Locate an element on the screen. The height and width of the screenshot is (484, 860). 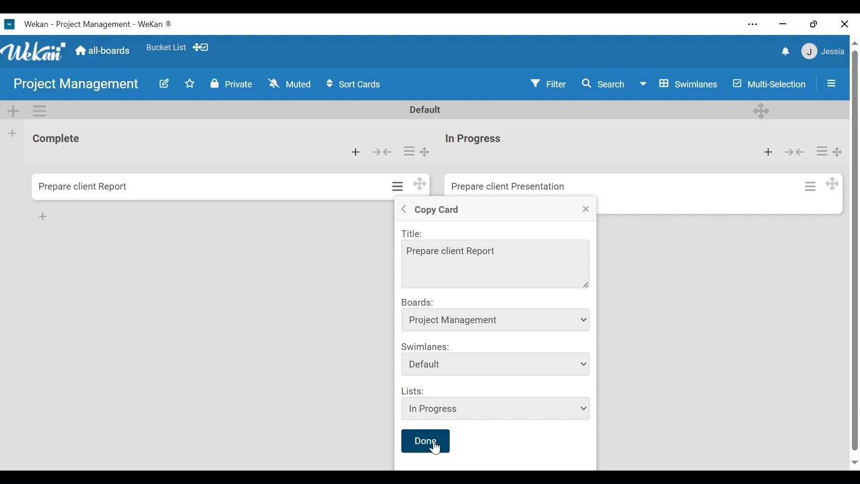
Add card to top of the list is located at coordinates (771, 152).